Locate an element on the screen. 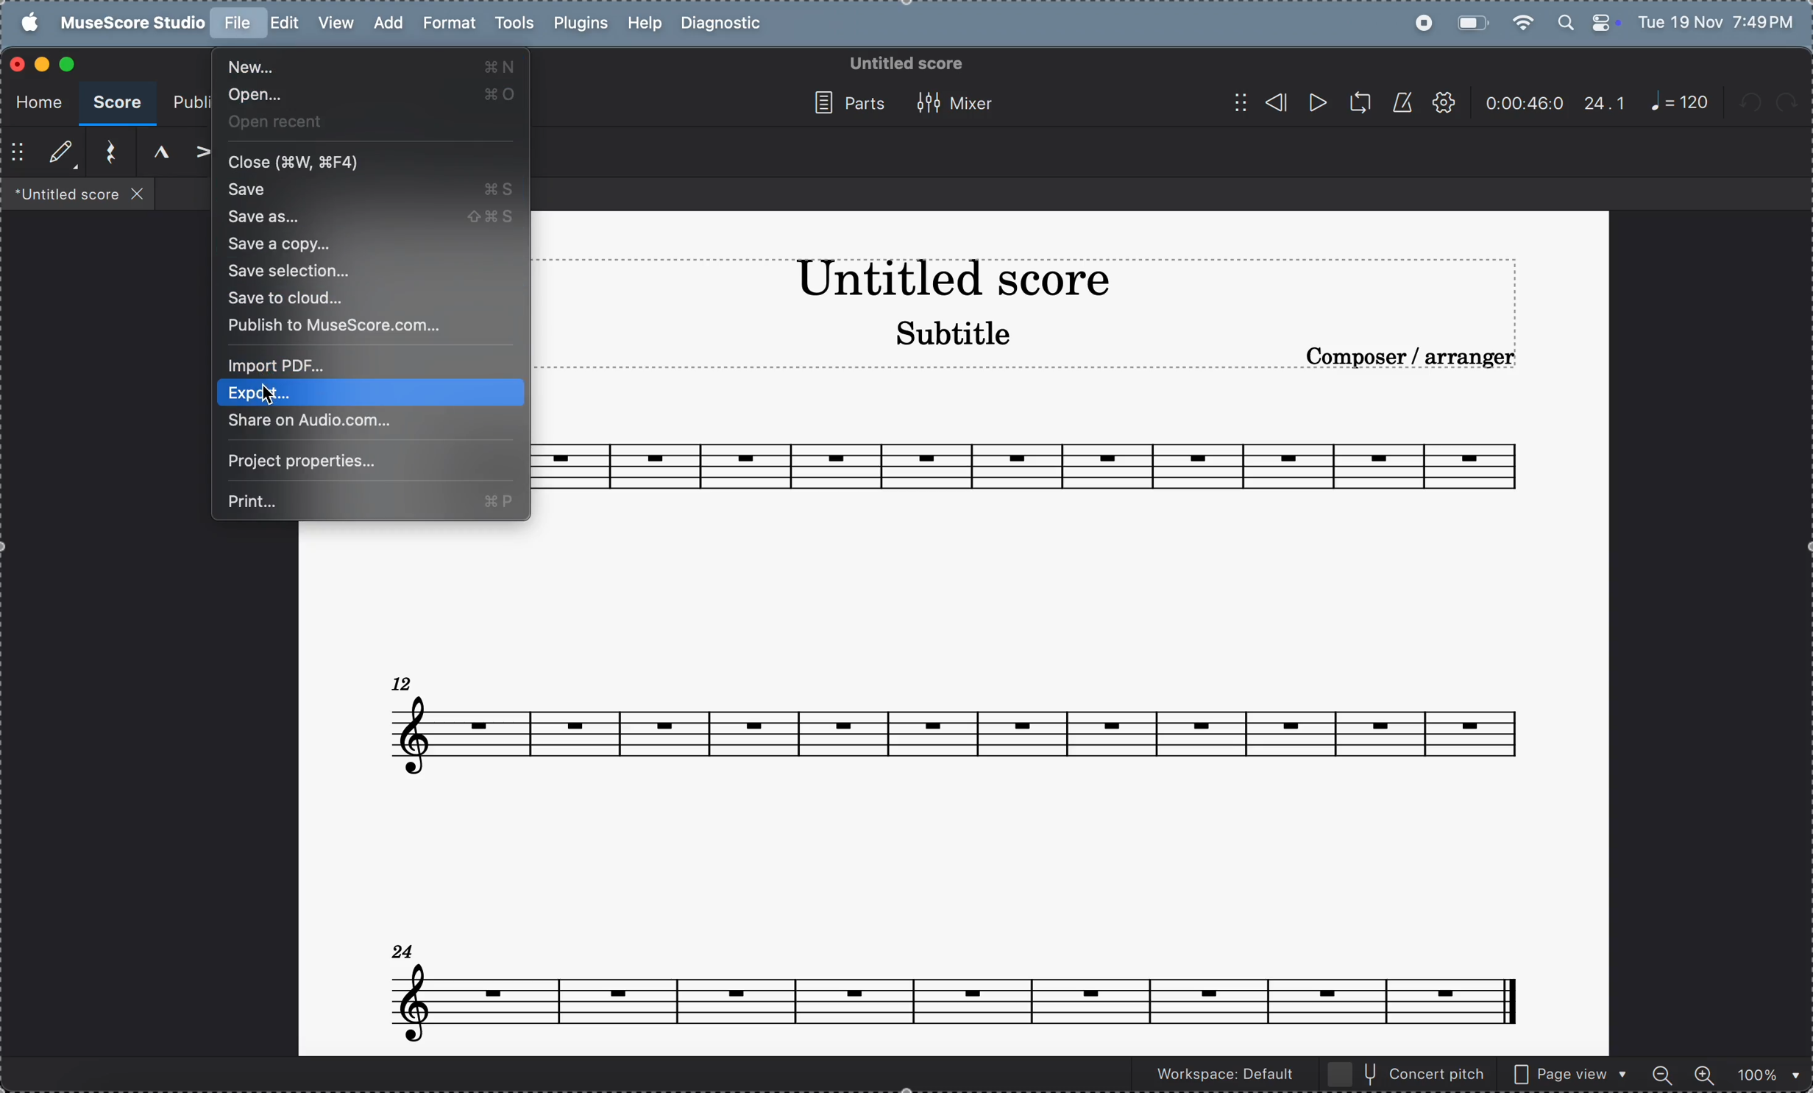 This screenshot has width=1813, height=1093. settings is located at coordinates (1443, 104).